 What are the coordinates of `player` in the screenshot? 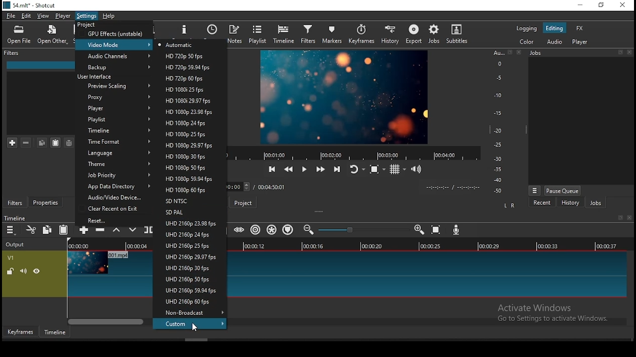 It's located at (581, 42).